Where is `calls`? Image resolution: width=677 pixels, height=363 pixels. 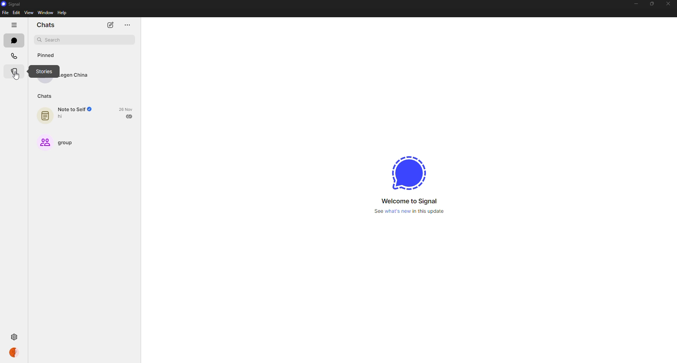 calls is located at coordinates (14, 56).